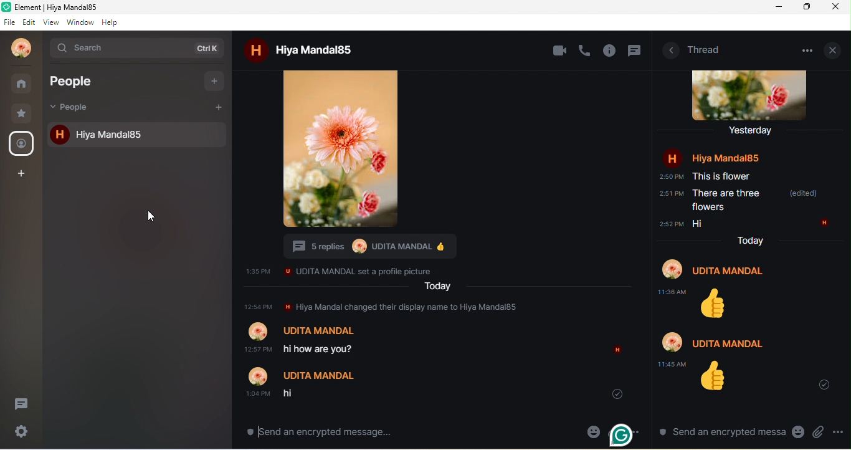 The width and height of the screenshot is (851, 450). Describe the element at coordinates (22, 404) in the screenshot. I see `thread` at that location.